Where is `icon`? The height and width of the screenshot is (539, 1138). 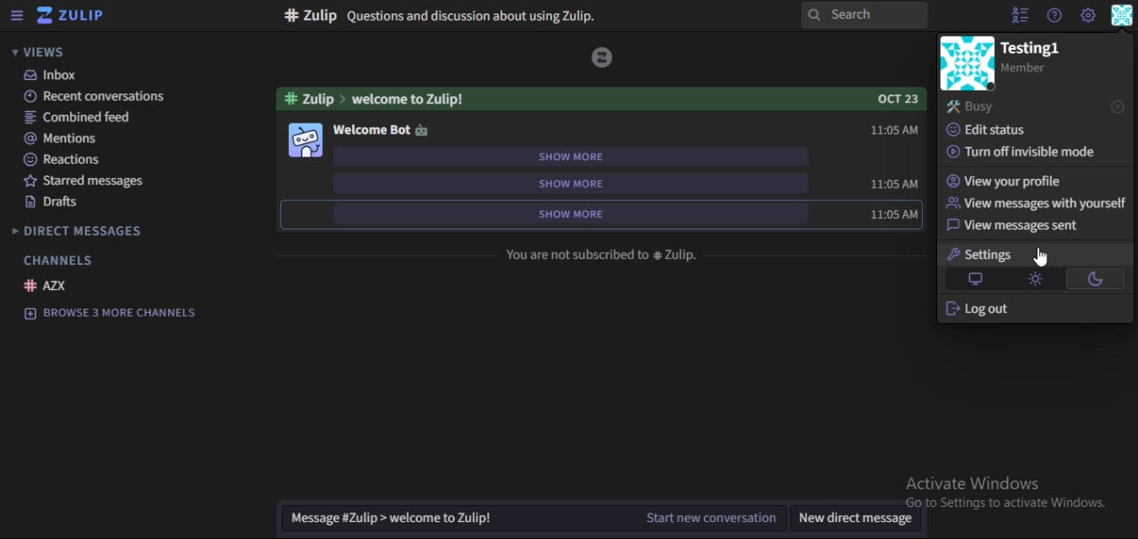 icon is located at coordinates (72, 17).